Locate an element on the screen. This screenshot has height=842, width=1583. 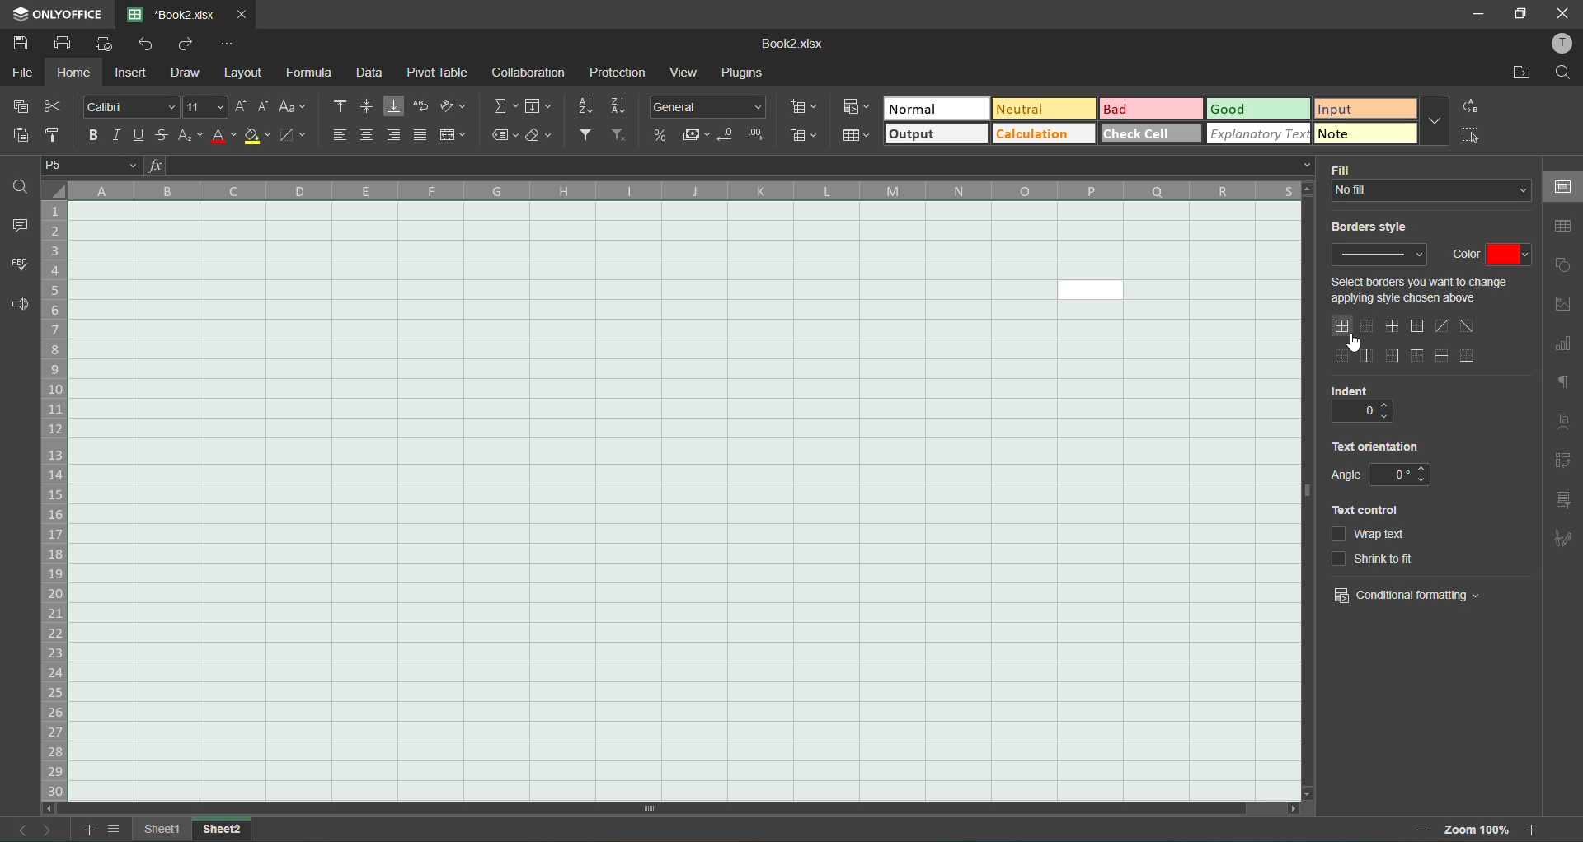
spellcheck is located at coordinates (19, 267).